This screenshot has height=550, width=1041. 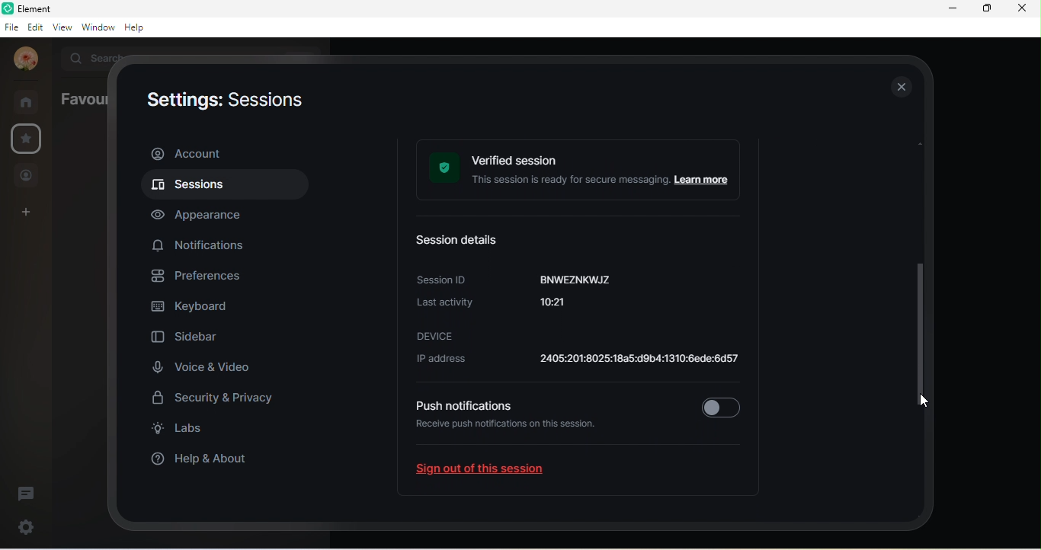 What do you see at coordinates (583, 171) in the screenshot?
I see `verified session` at bounding box center [583, 171].